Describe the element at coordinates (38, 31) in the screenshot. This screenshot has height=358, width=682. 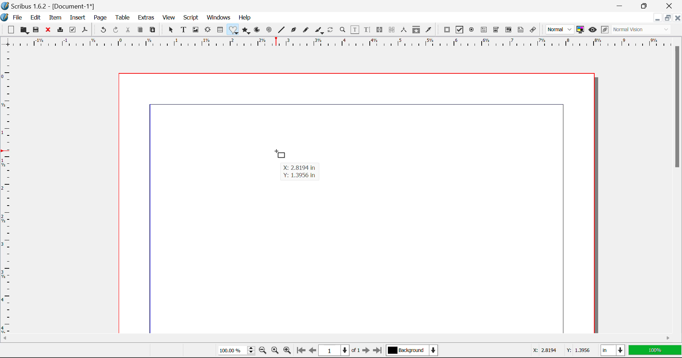
I see `Save` at that location.